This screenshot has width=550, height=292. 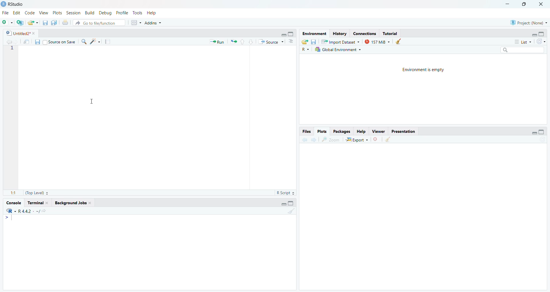 I want to click on print the current file, so click(x=65, y=23).